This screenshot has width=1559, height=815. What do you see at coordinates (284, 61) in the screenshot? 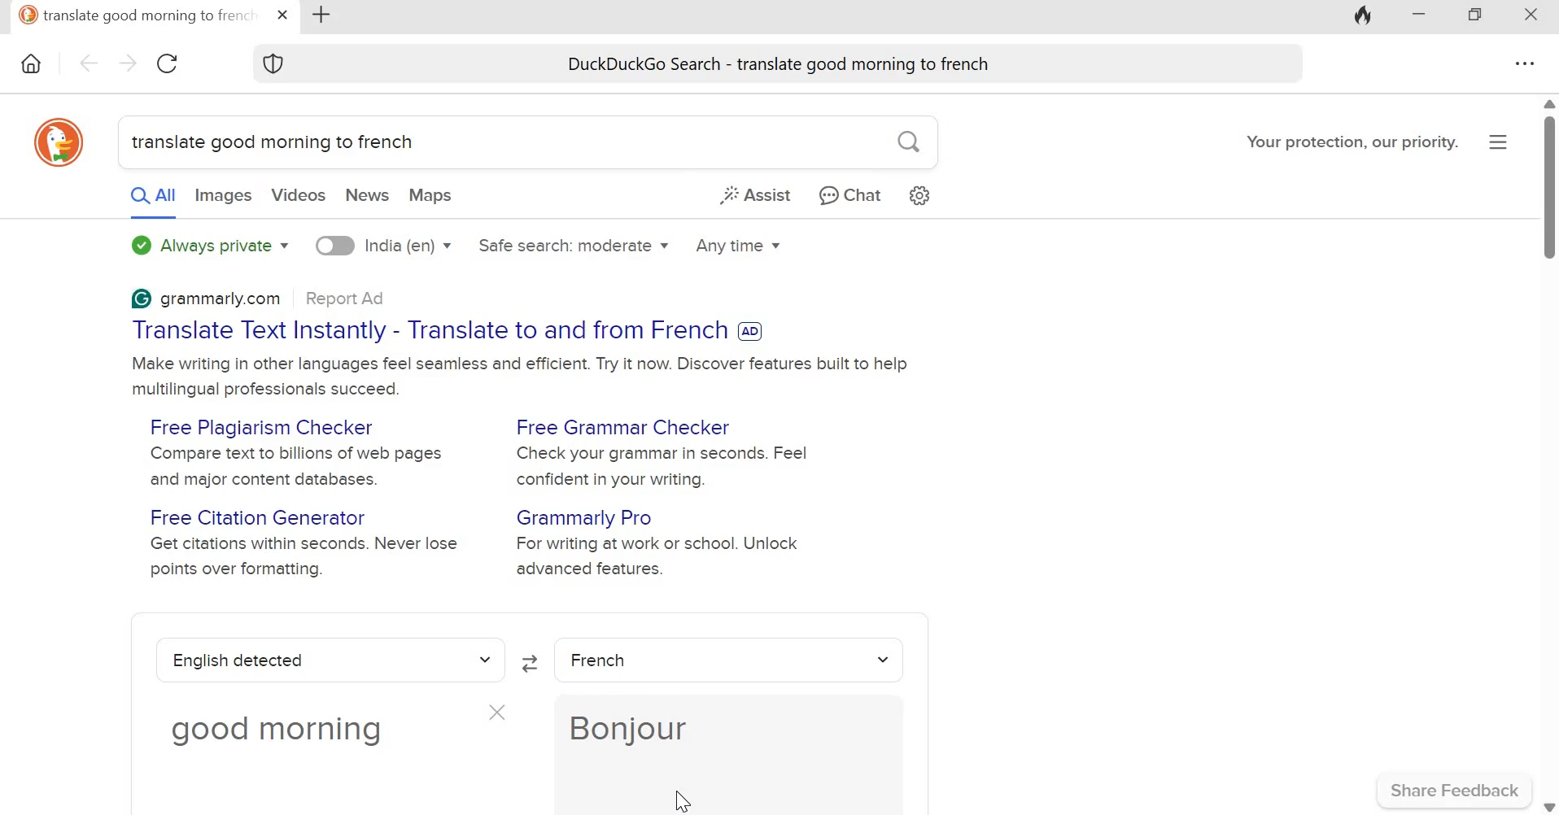
I see `Shield` at bounding box center [284, 61].